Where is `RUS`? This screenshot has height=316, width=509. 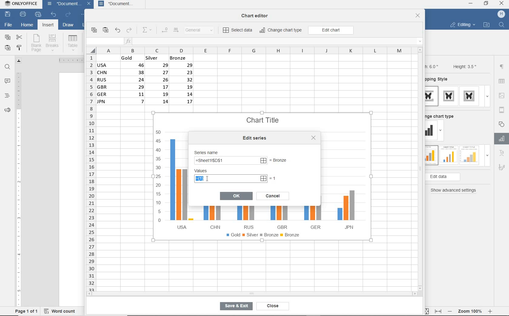
RUS is located at coordinates (247, 217).